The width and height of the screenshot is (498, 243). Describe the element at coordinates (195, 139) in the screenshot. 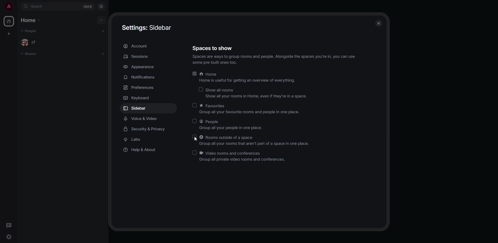

I see `cursor` at that location.